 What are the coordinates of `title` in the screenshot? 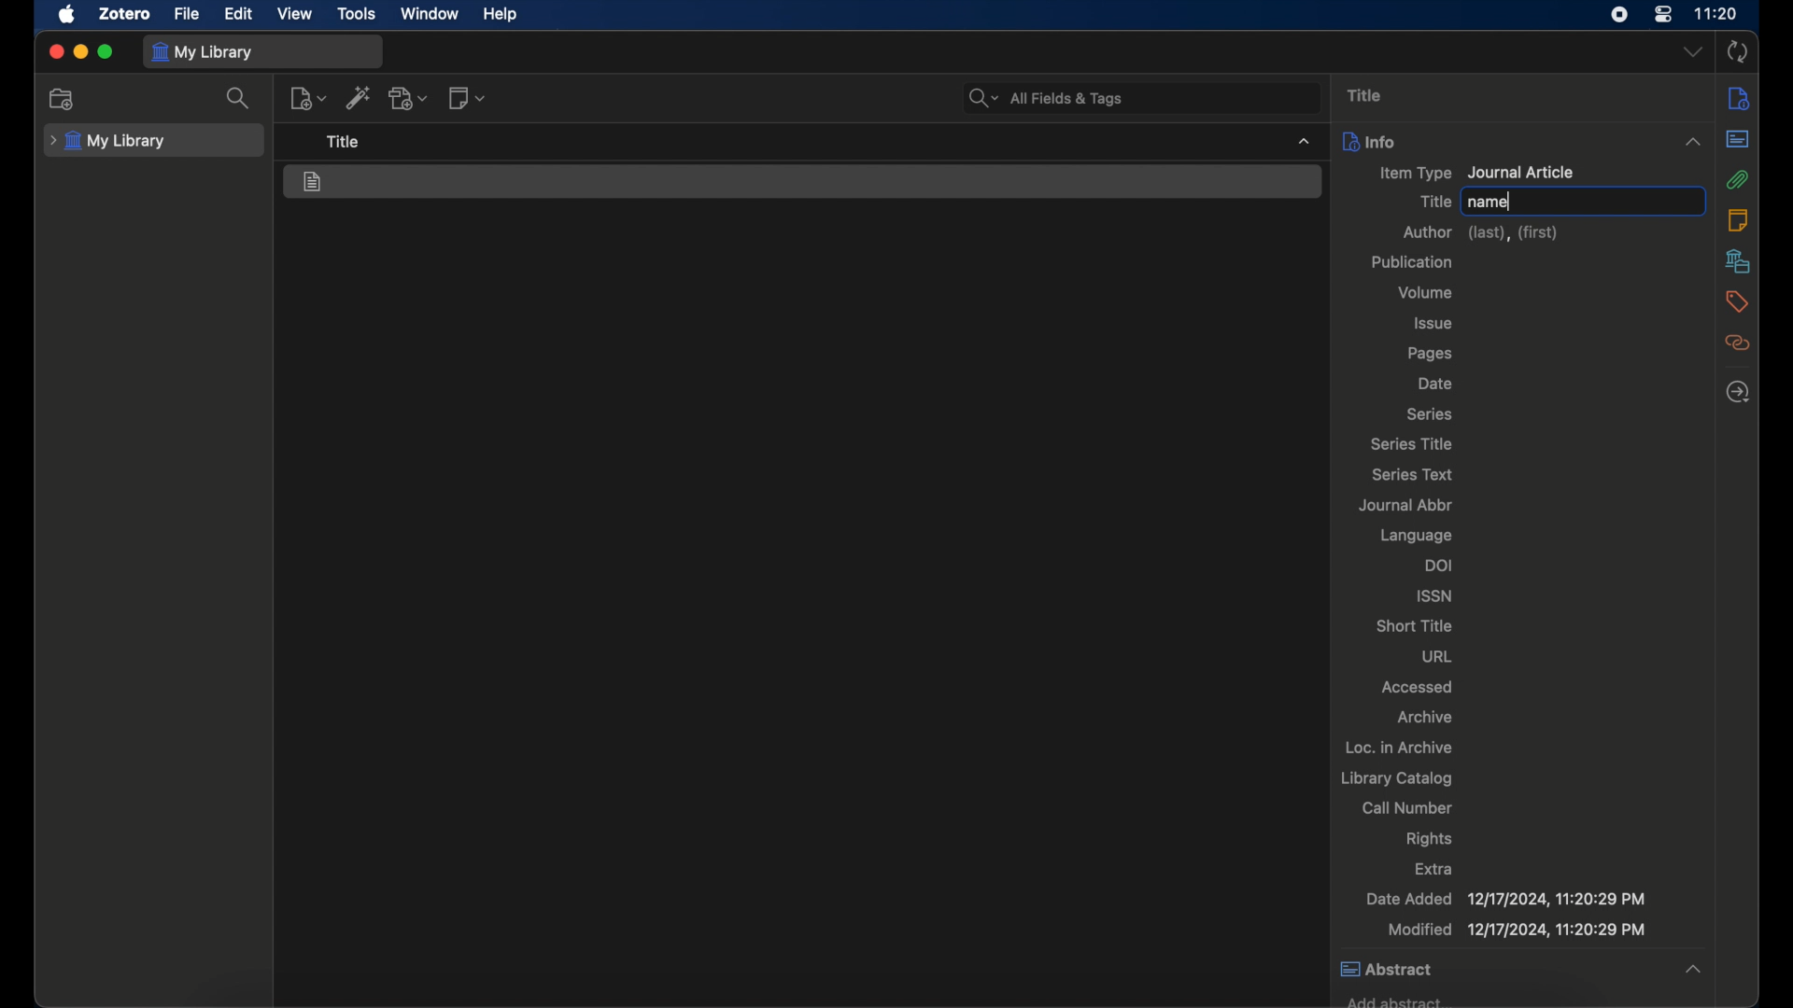 It's located at (1366, 95).